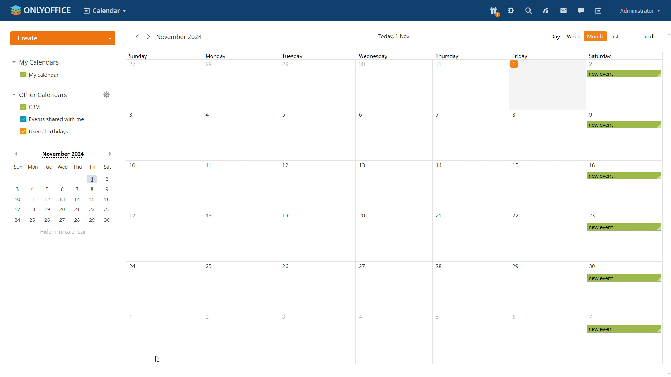 The image size is (671, 377). What do you see at coordinates (391, 208) in the screenshot?
I see `Wednesday` at bounding box center [391, 208].